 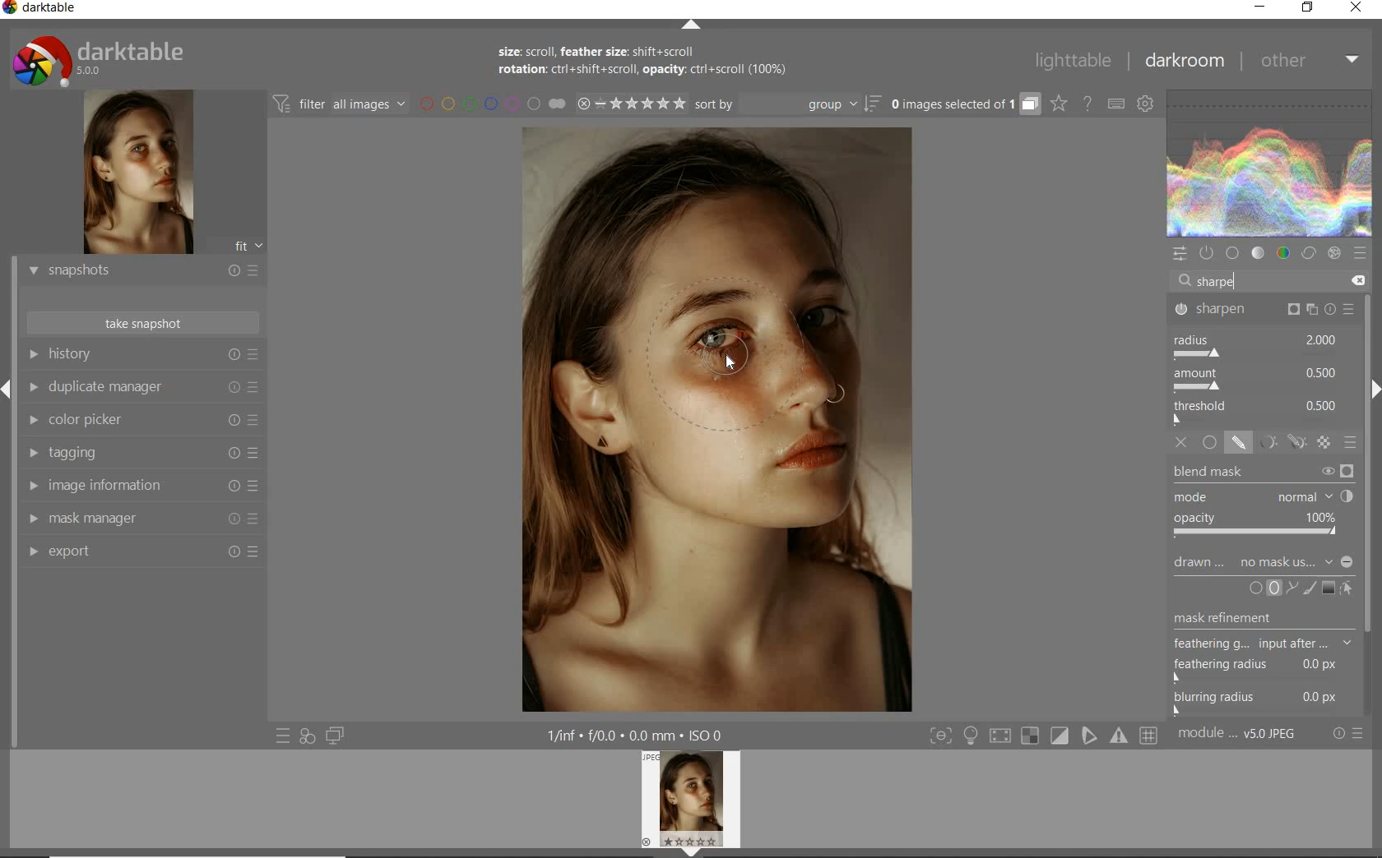 What do you see at coordinates (962, 104) in the screenshot?
I see `expand grouped images` at bounding box center [962, 104].